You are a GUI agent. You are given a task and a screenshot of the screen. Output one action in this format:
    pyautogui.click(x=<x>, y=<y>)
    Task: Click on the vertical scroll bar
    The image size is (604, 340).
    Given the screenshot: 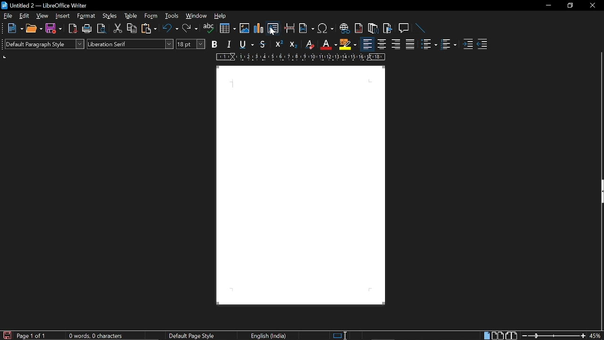 What is the action you would take?
    pyautogui.click(x=600, y=114)
    